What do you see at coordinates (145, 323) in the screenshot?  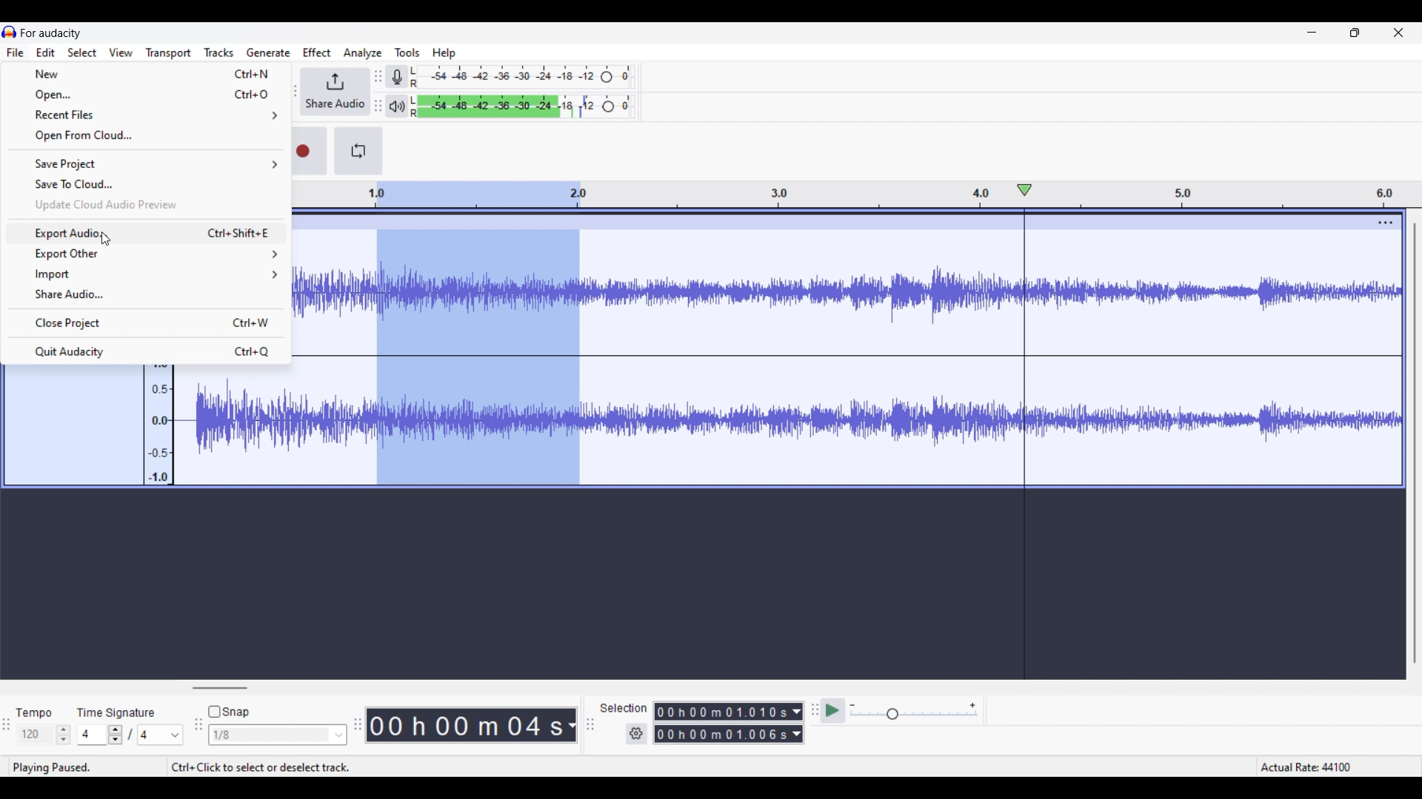 I see `Close project` at bounding box center [145, 323].